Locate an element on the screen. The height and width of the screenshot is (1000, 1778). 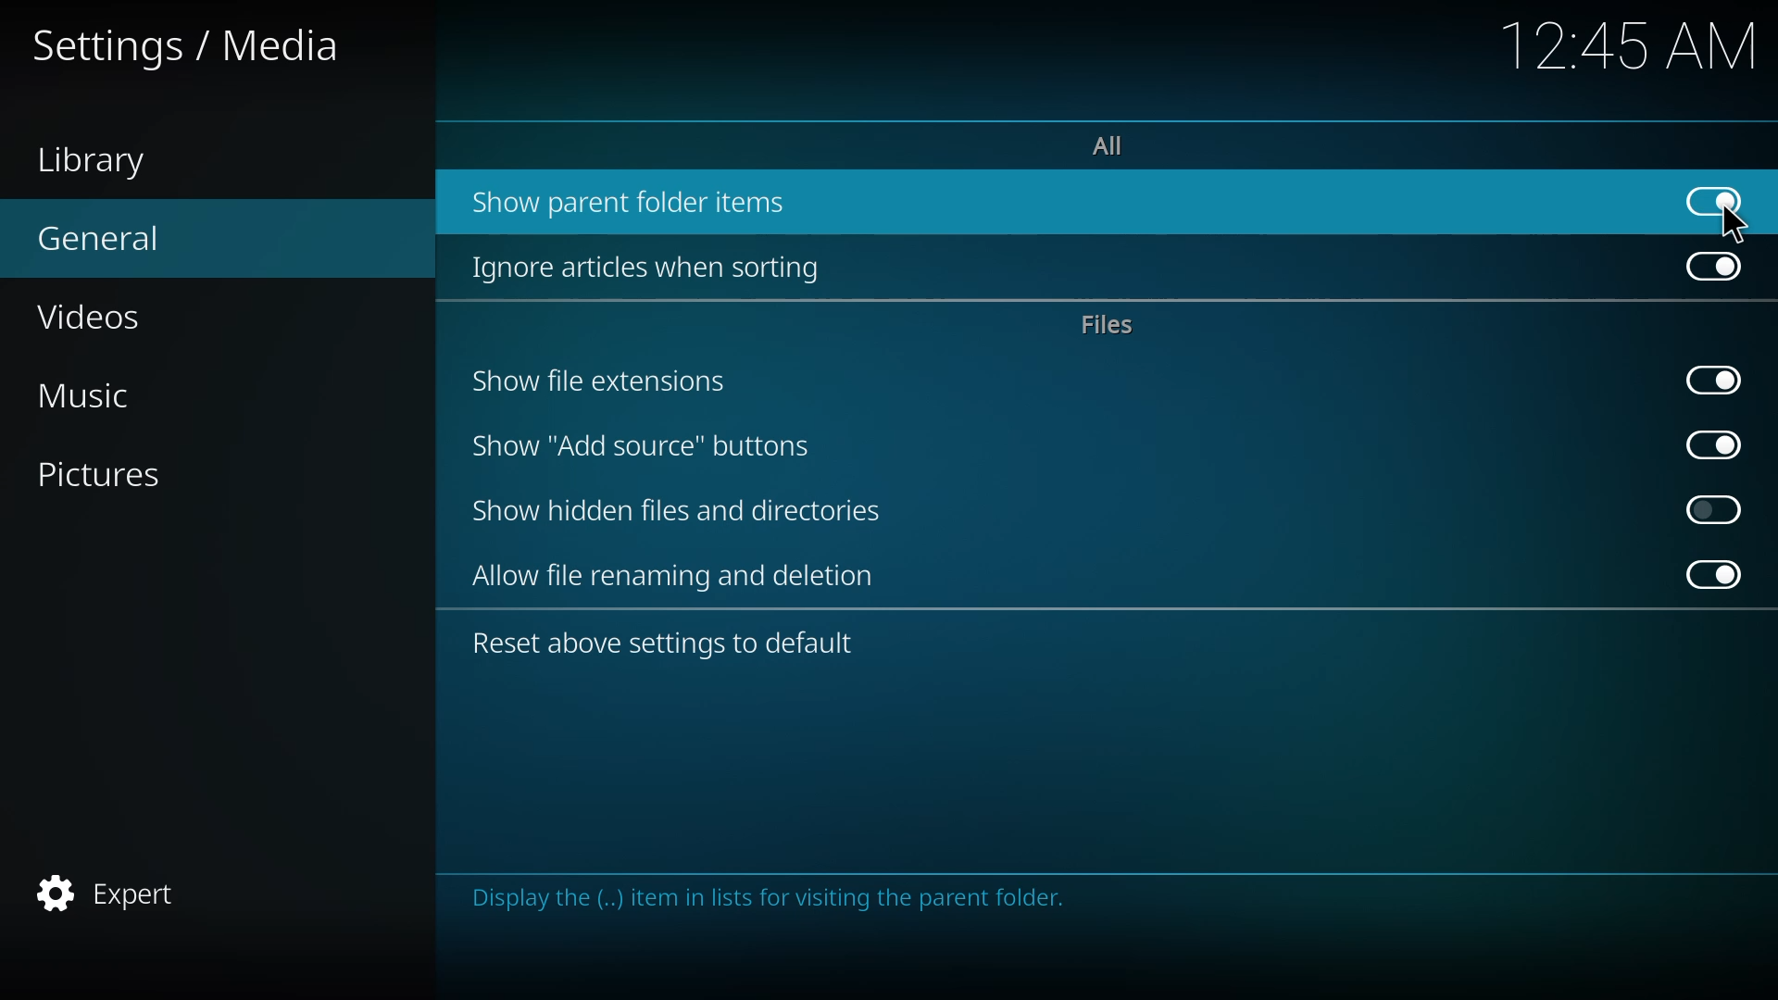
library is located at coordinates (94, 158).